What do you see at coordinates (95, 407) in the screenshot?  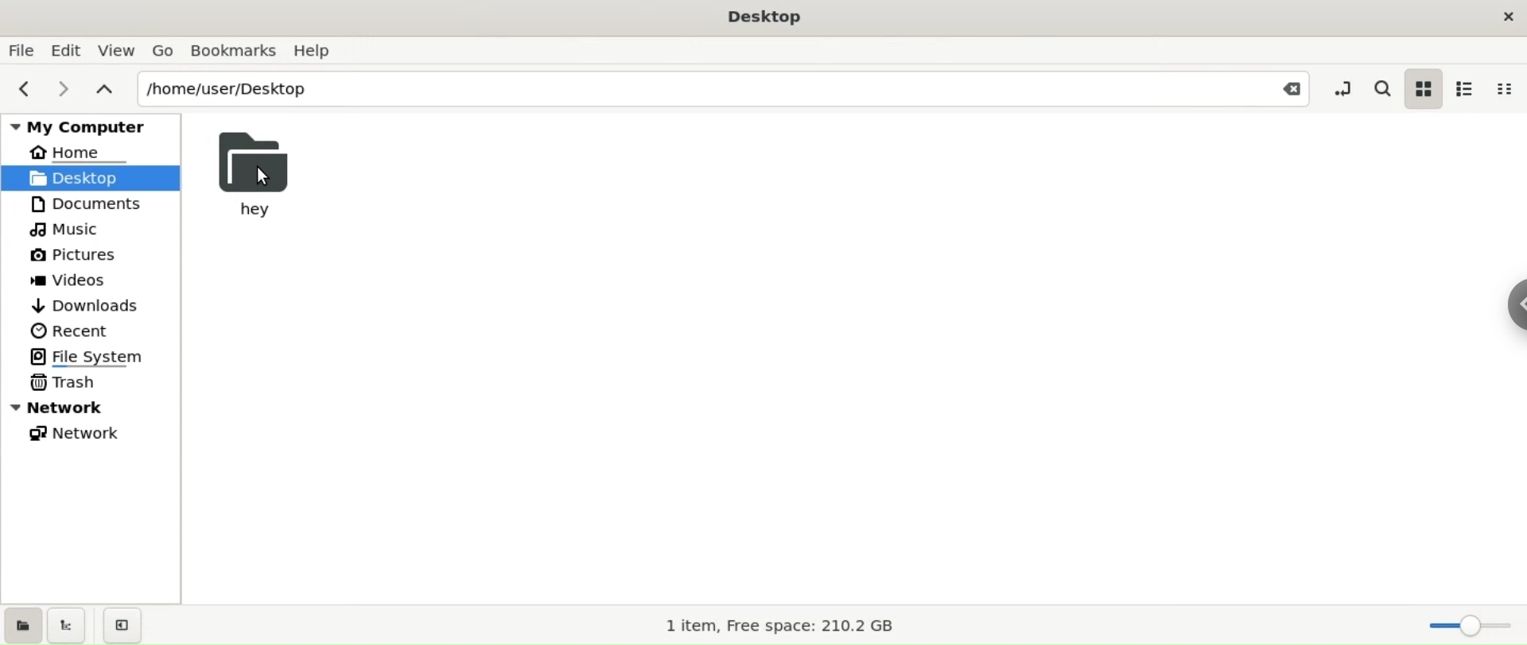 I see `Network` at bounding box center [95, 407].